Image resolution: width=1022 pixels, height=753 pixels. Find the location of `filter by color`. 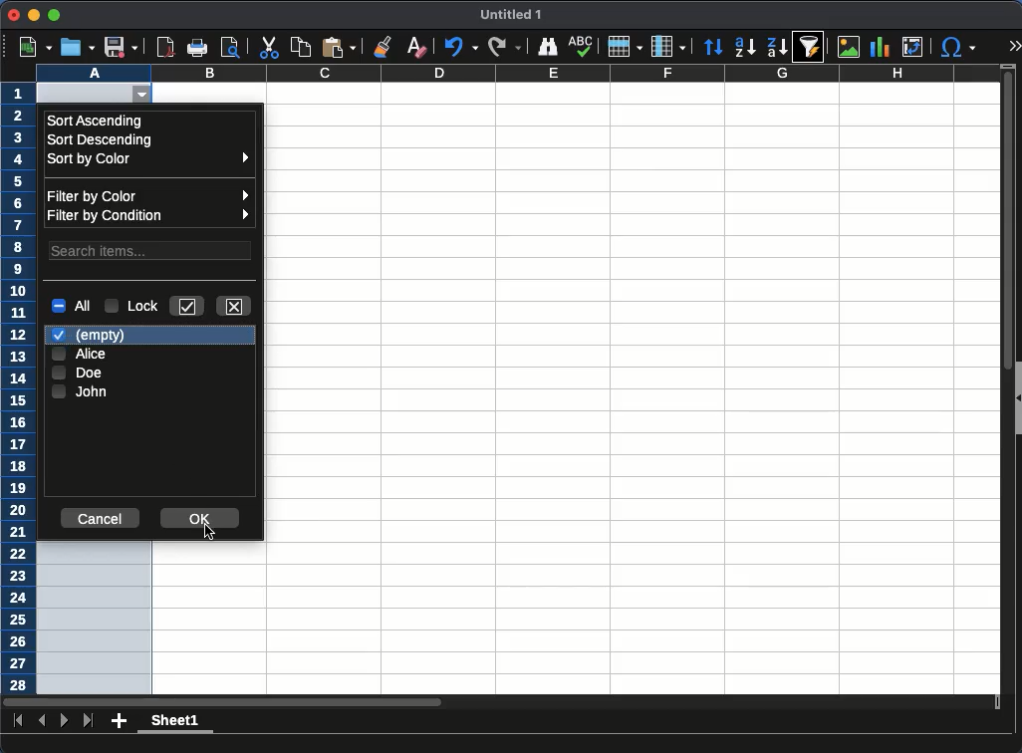

filter by color is located at coordinates (148, 195).